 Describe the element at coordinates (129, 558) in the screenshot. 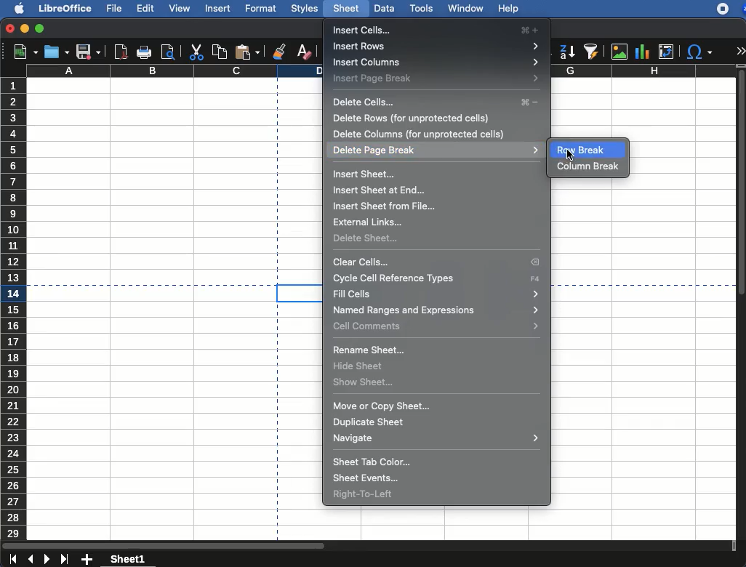

I see `sheet1` at that location.